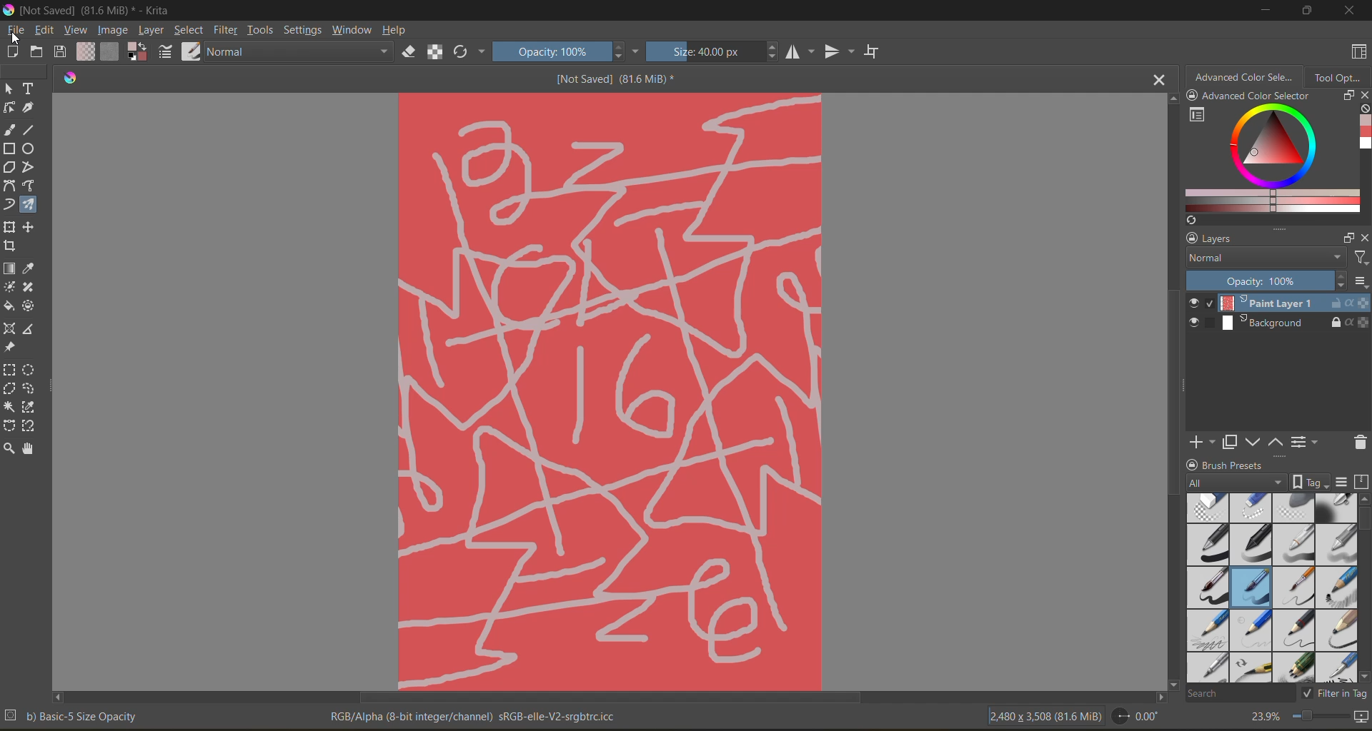  I want to click on size, so click(712, 51).